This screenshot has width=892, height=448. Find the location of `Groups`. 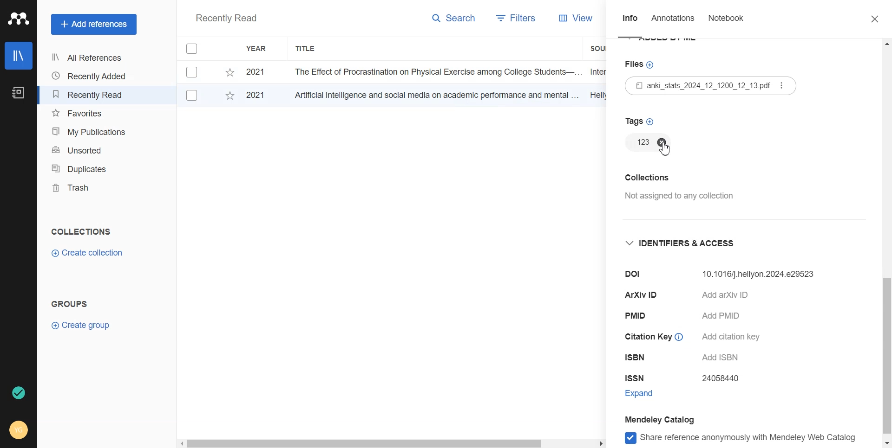

Groups is located at coordinates (72, 304).